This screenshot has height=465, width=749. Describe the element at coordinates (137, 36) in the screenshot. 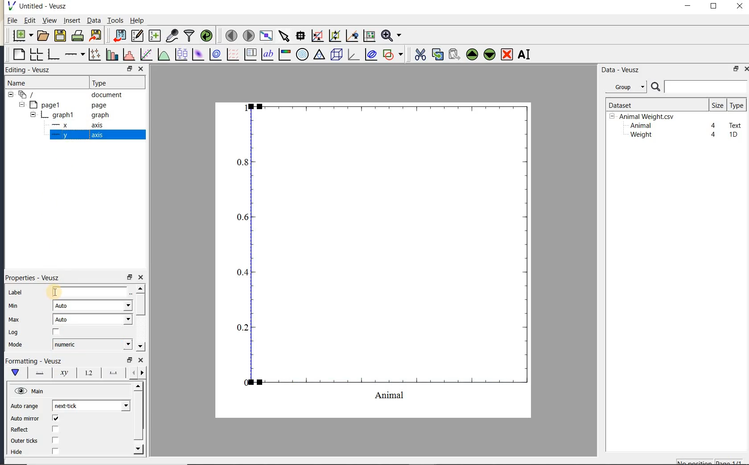

I see `edit and enter new datasets` at that location.